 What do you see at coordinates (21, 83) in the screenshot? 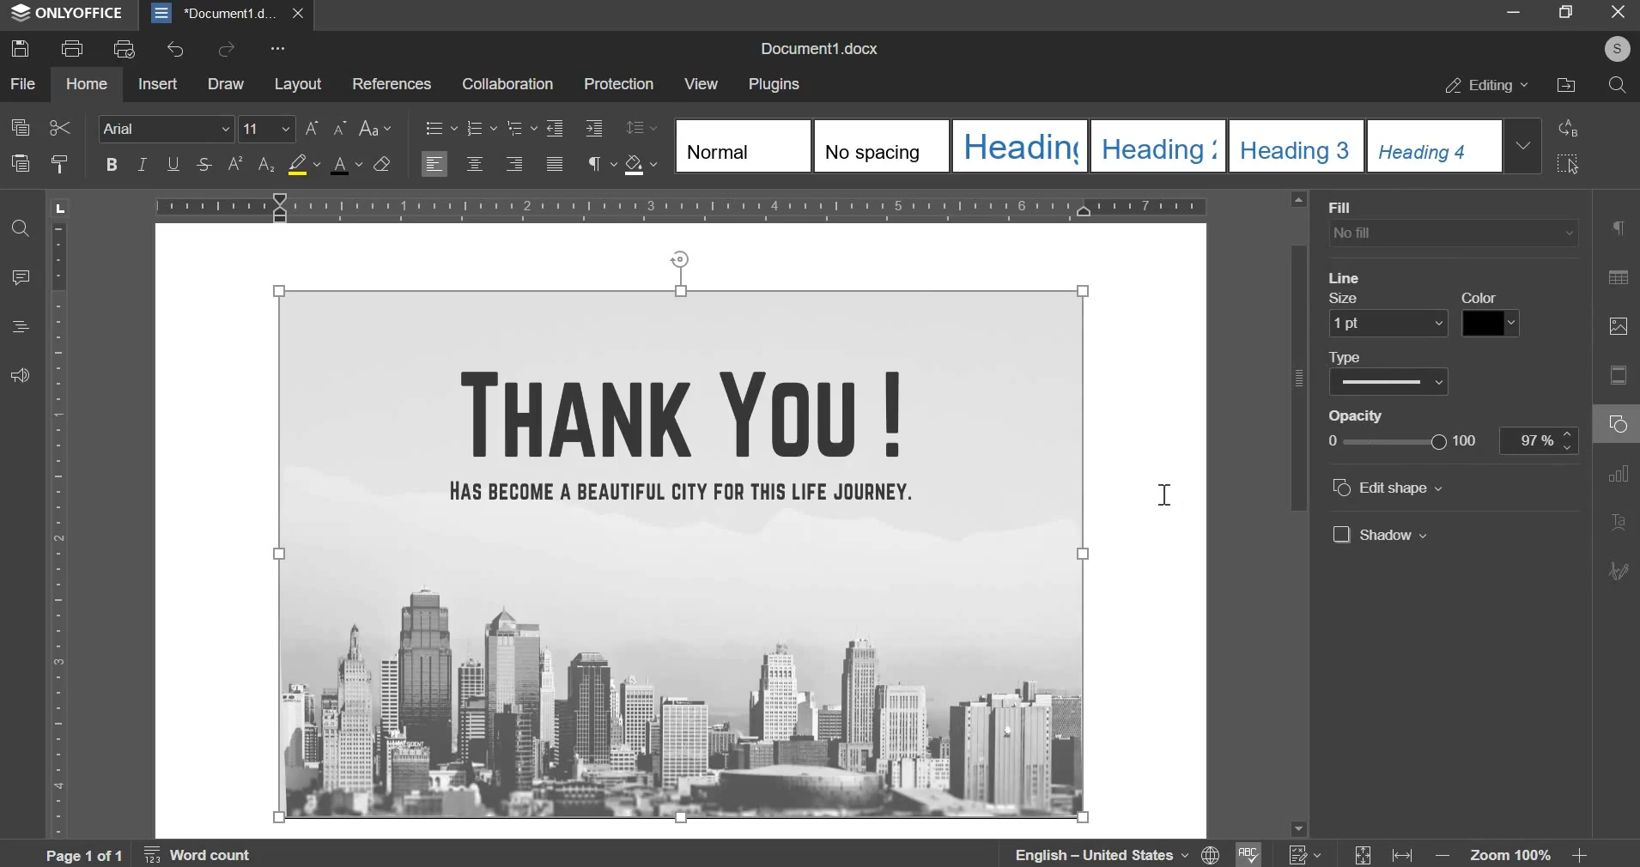
I see `file` at bounding box center [21, 83].